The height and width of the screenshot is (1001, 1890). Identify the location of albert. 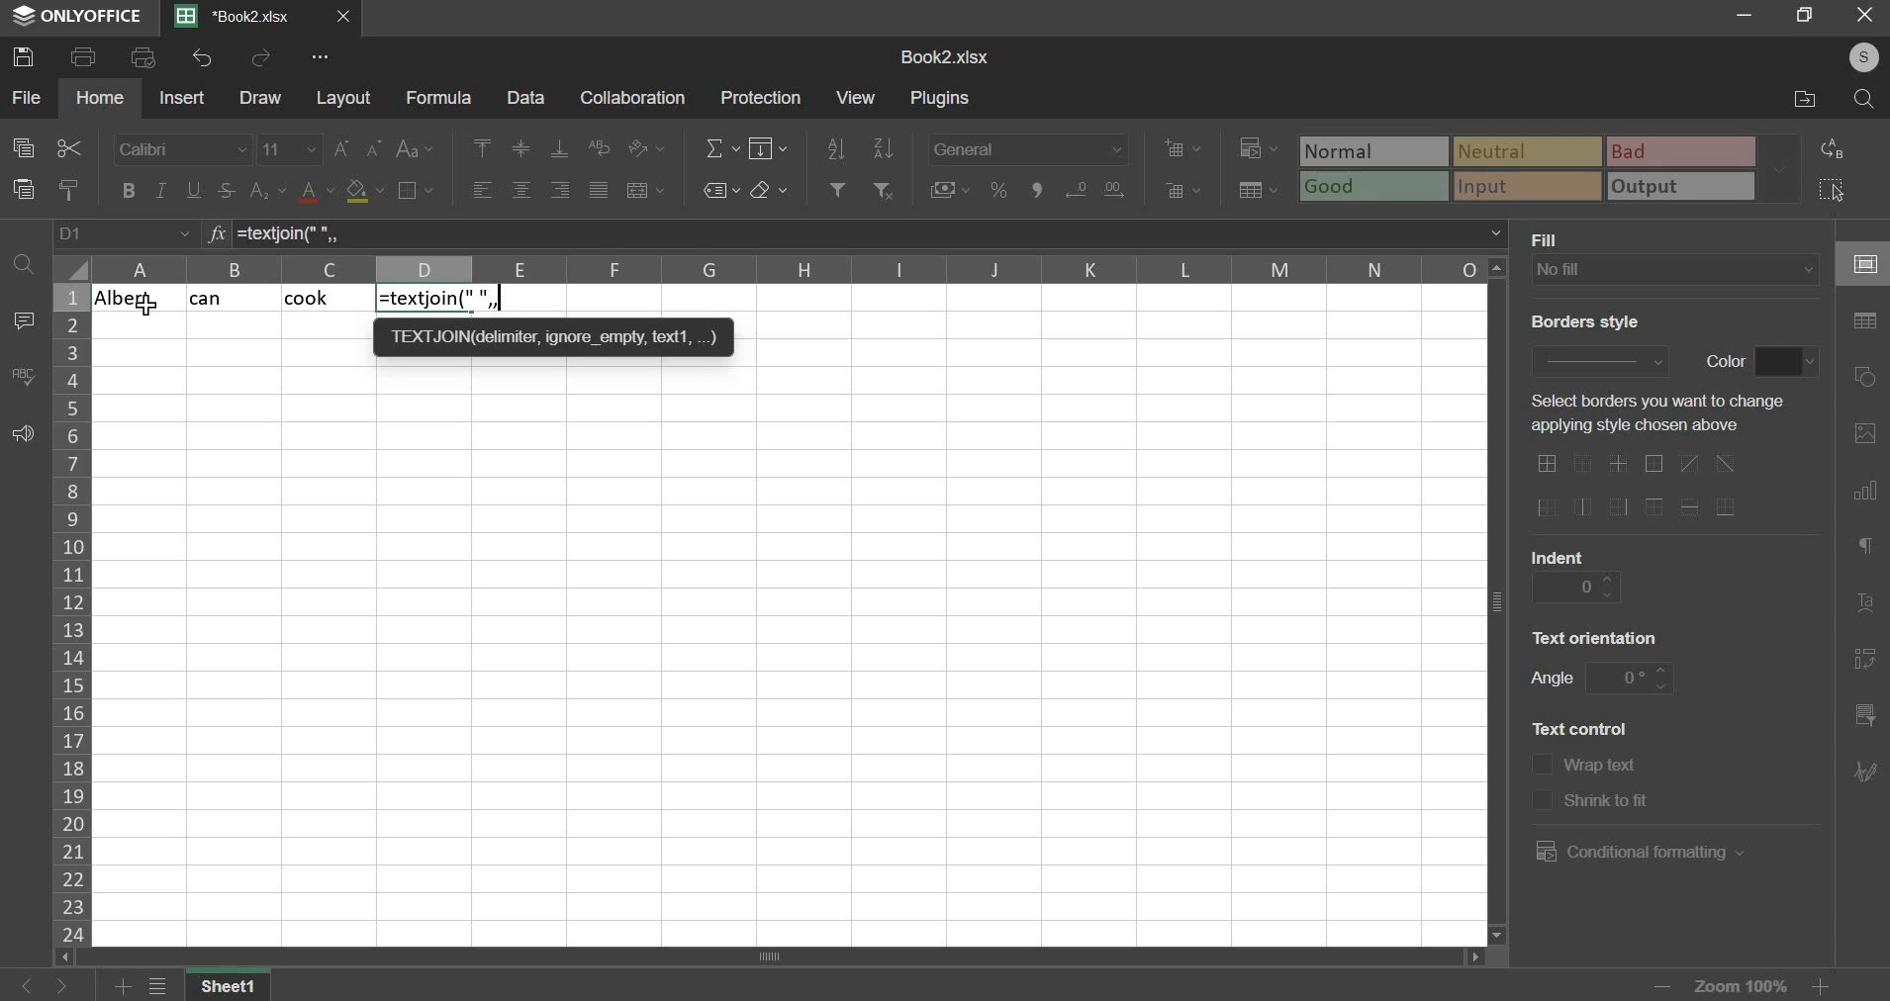
(141, 299).